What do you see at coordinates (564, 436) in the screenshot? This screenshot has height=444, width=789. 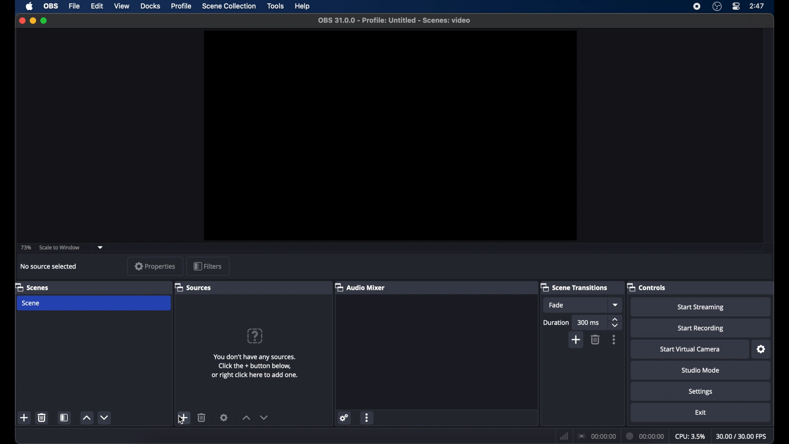 I see `network` at bounding box center [564, 436].